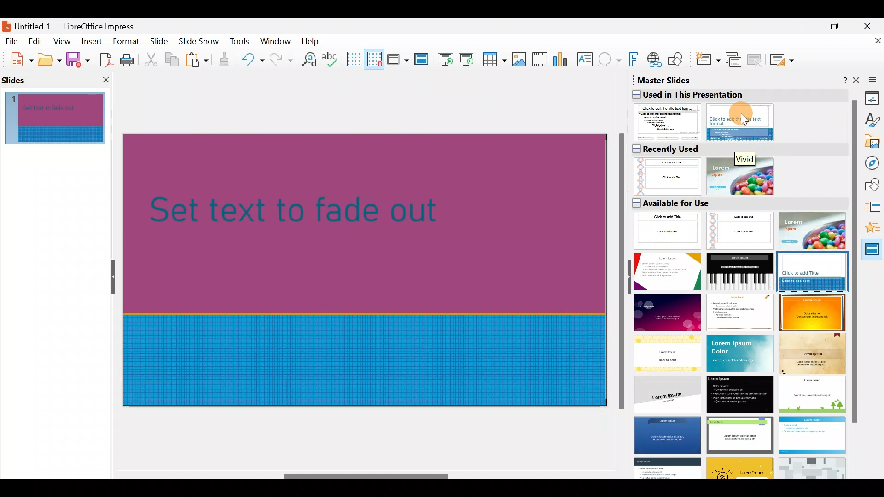  What do you see at coordinates (873, 253) in the screenshot?
I see `Master slides` at bounding box center [873, 253].